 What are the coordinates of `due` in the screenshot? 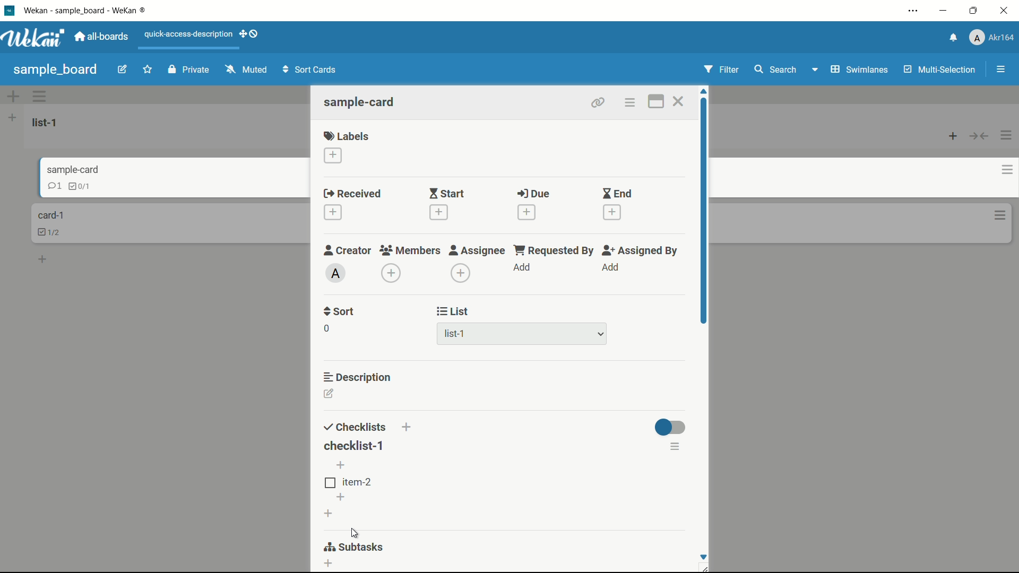 It's located at (534, 194).